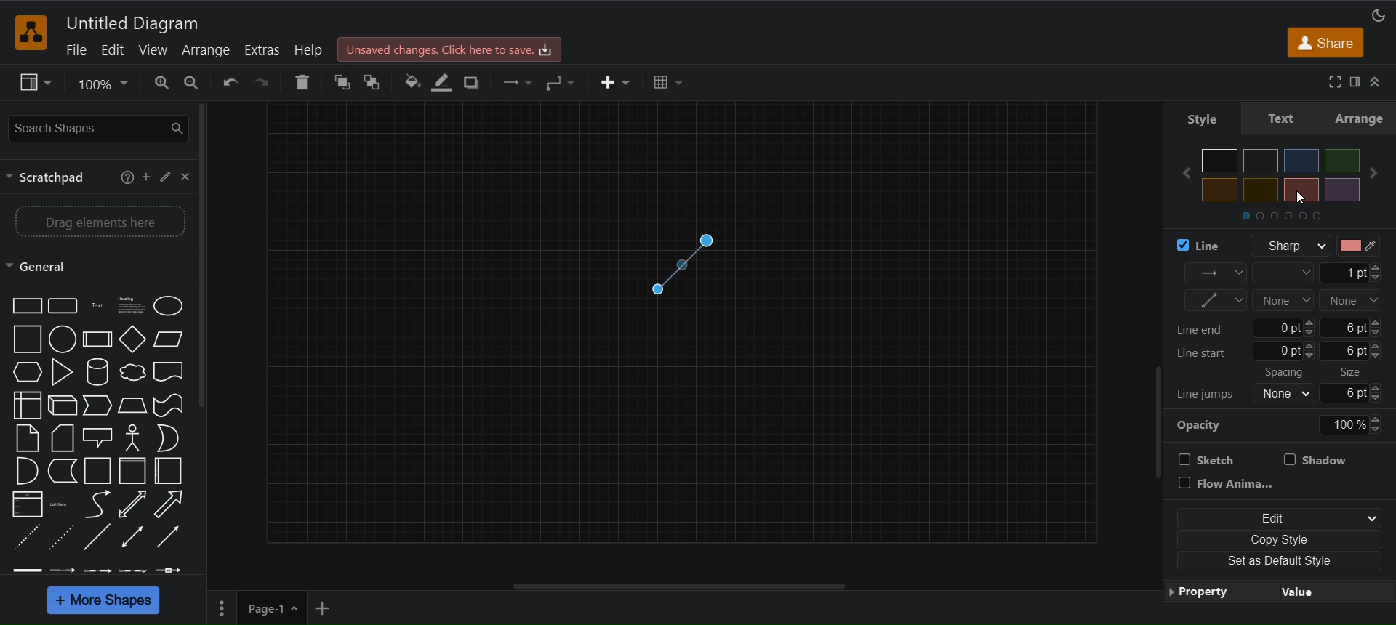  Describe the element at coordinates (220, 608) in the screenshot. I see `page` at that location.